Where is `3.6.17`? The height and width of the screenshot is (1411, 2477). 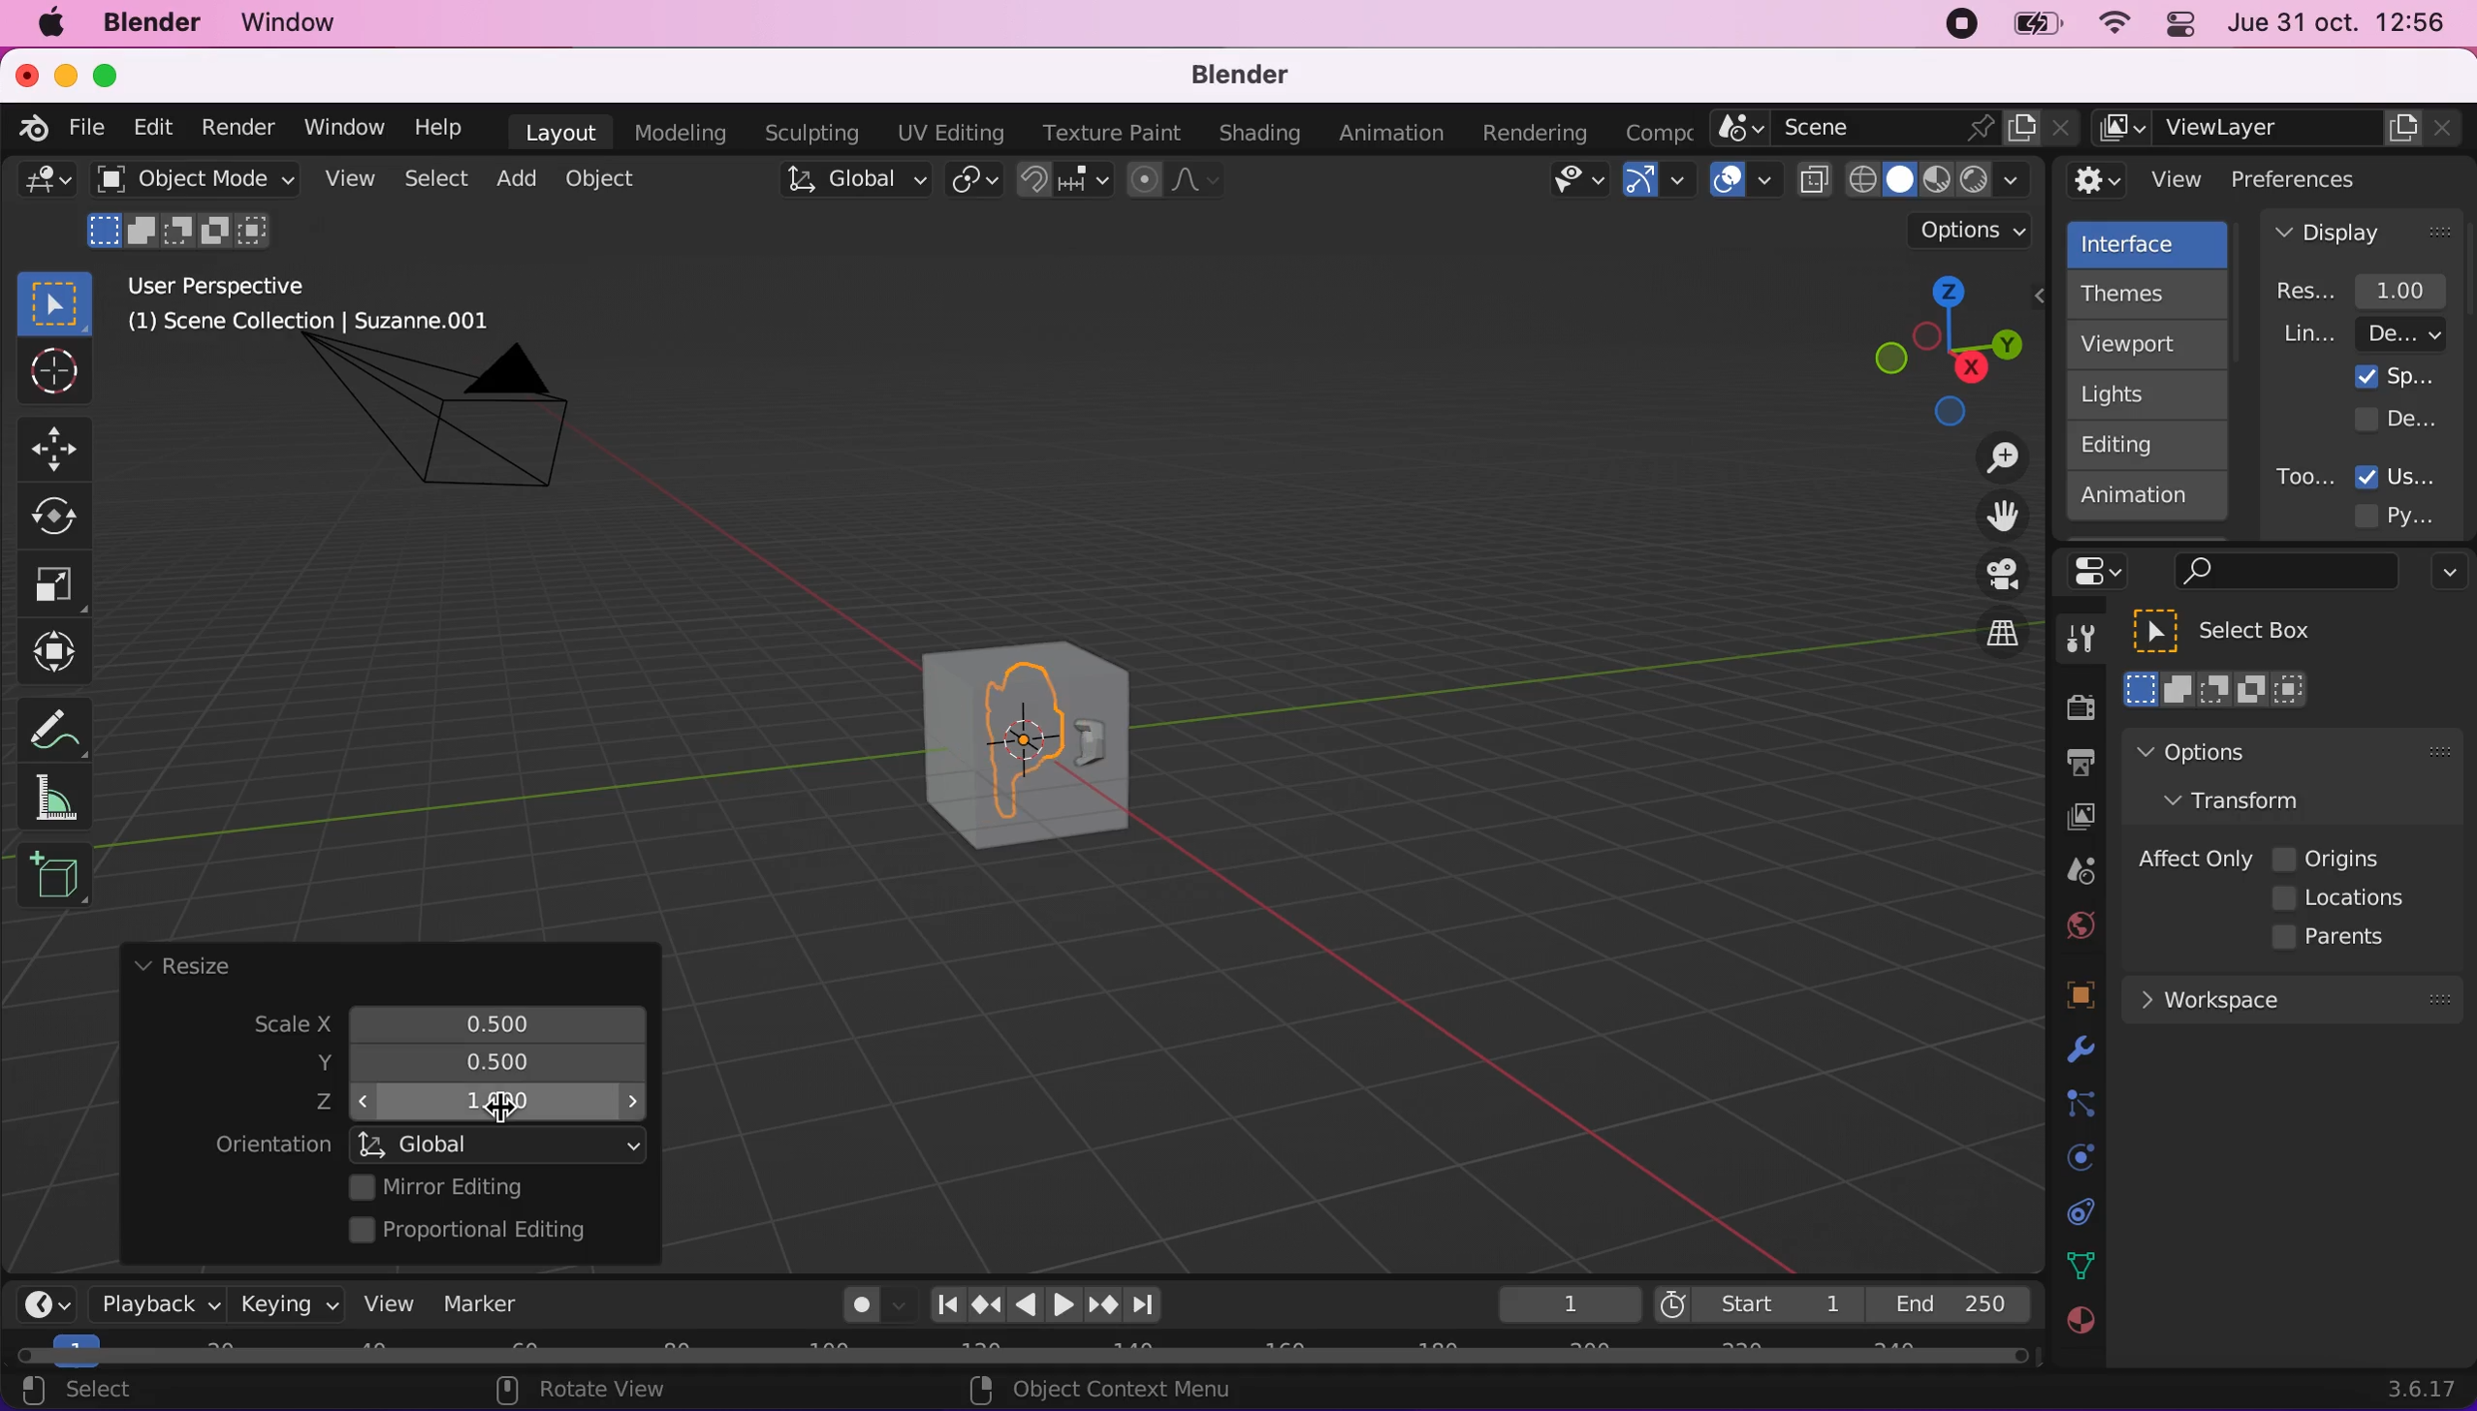 3.6.17 is located at coordinates (2427, 1389).